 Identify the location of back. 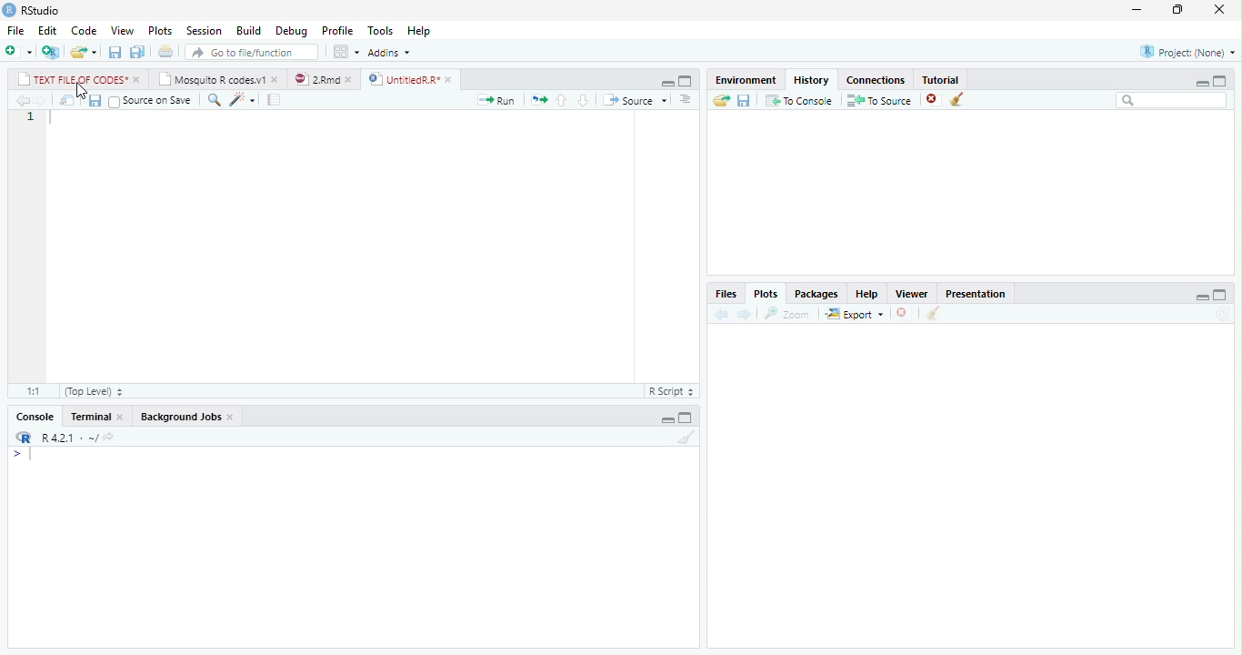
(24, 101).